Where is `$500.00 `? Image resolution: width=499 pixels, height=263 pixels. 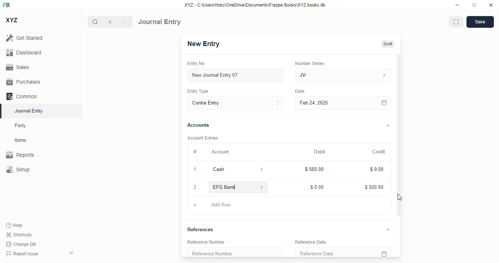
$500.00  is located at coordinates (315, 169).